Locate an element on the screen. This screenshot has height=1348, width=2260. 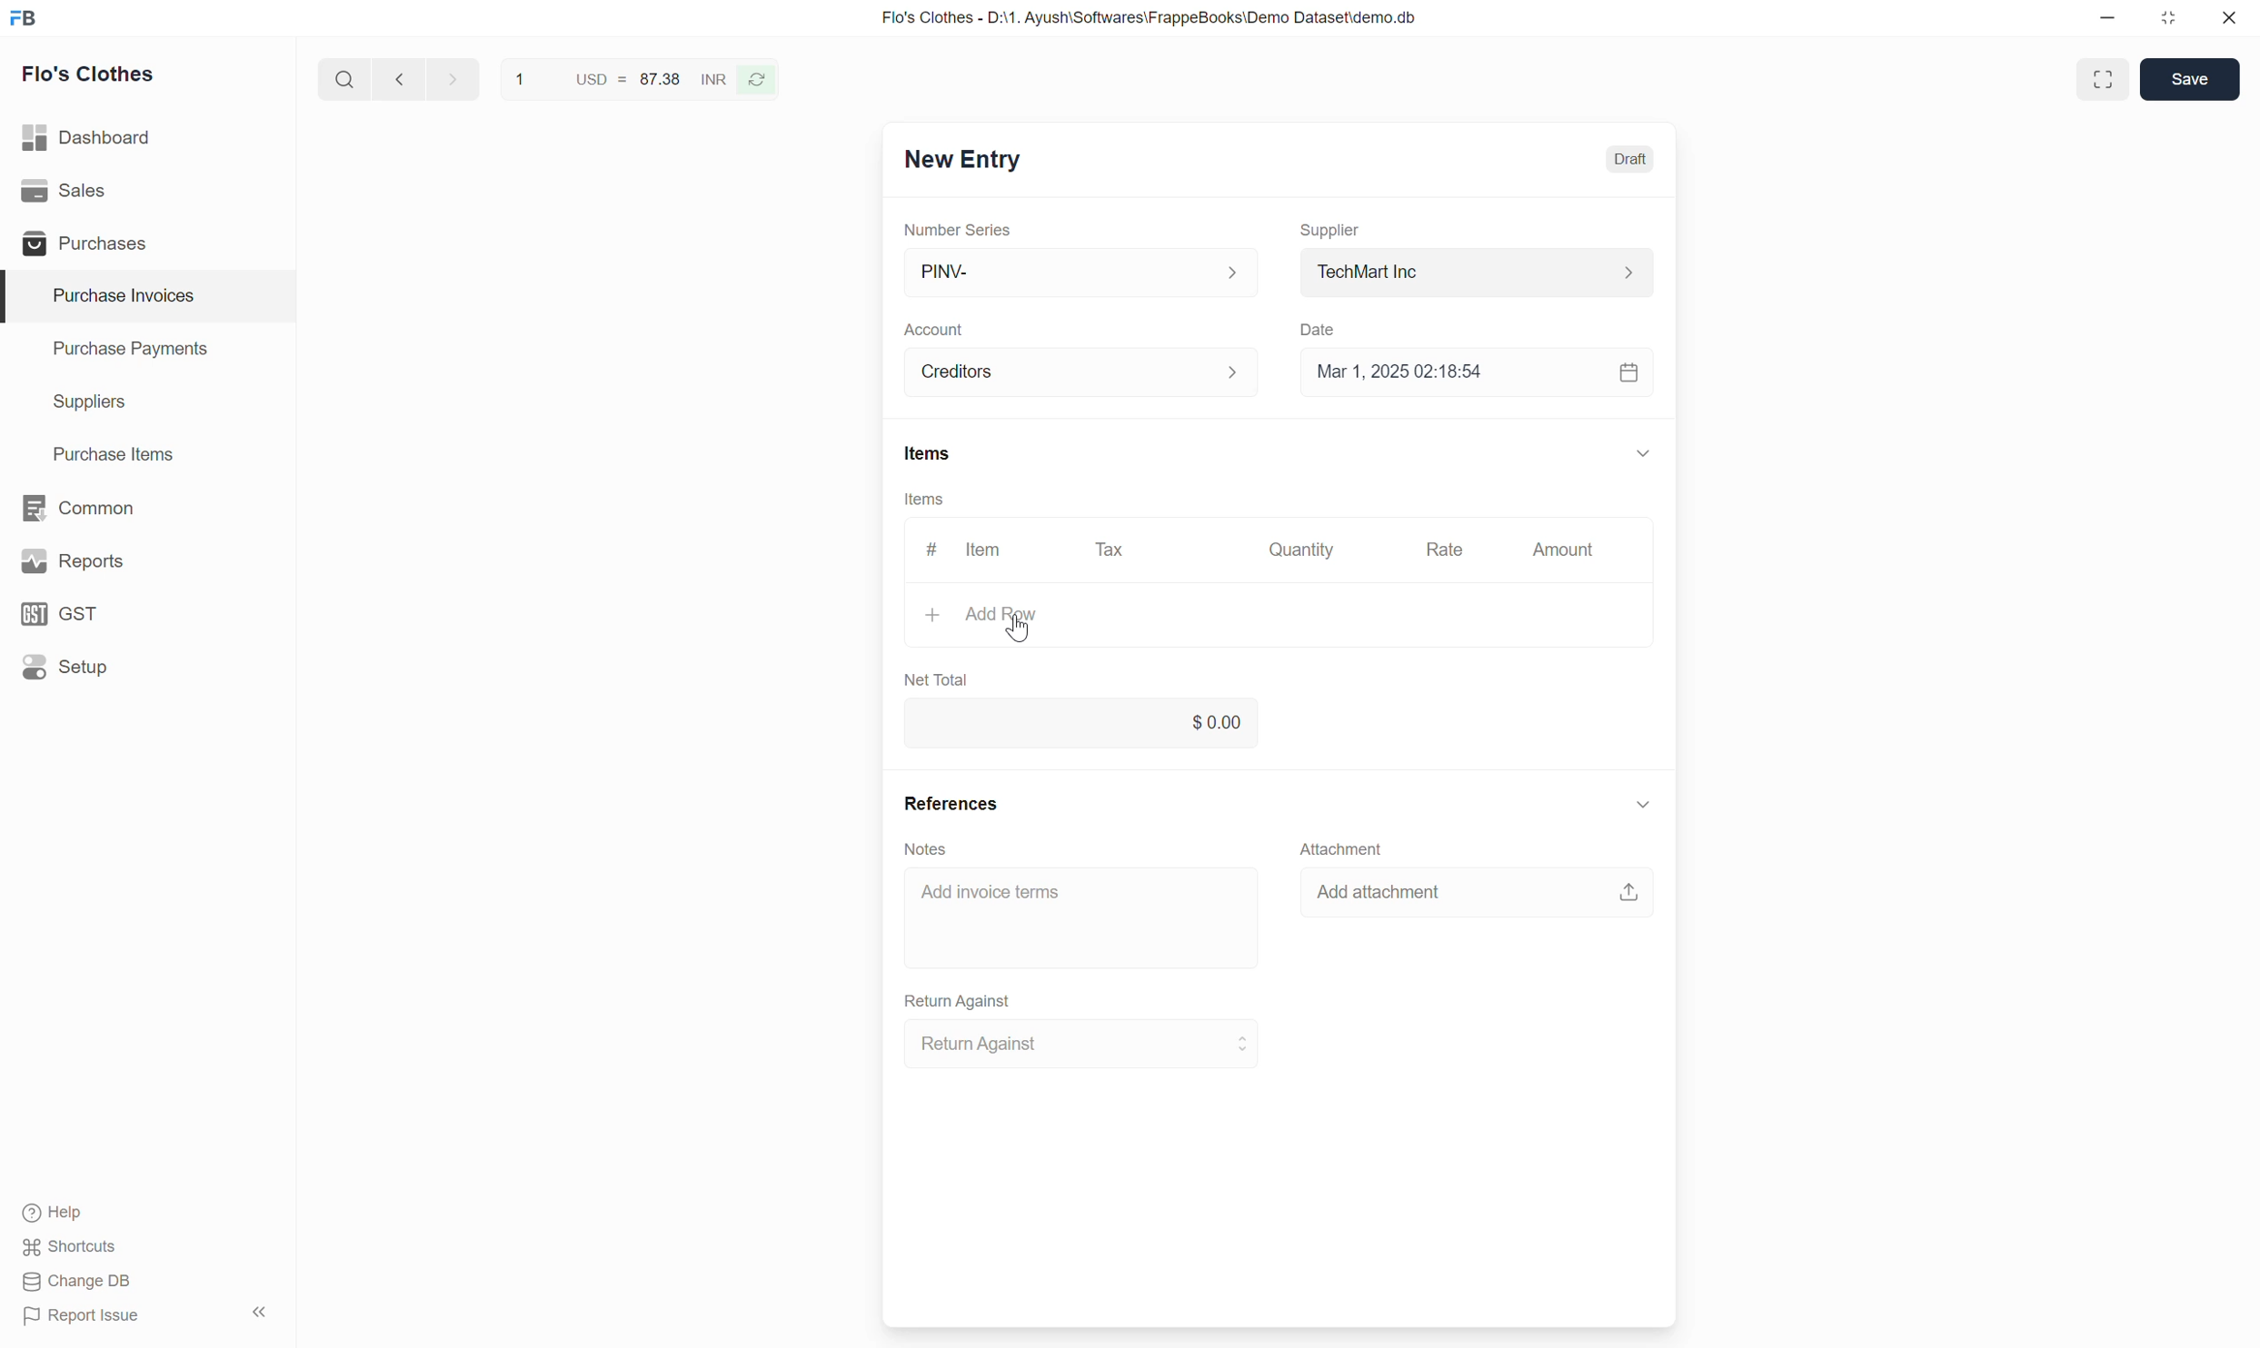
Flo's Clothes is located at coordinates (89, 74).